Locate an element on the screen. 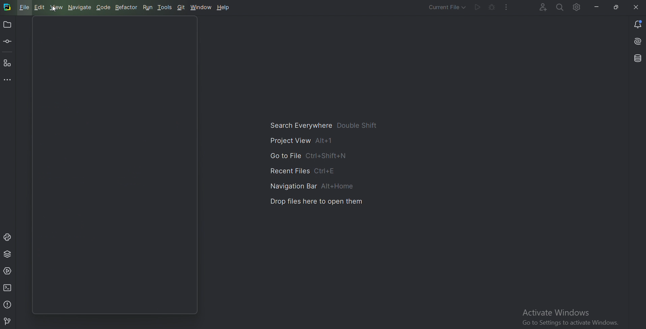 This screenshot has width=646, height=329. Notifications is located at coordinates (637, 23).